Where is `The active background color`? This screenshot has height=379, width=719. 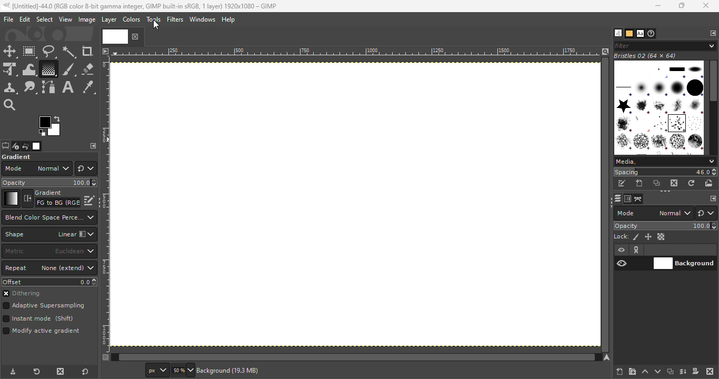
The active background color is located at coordinates (52, 126).